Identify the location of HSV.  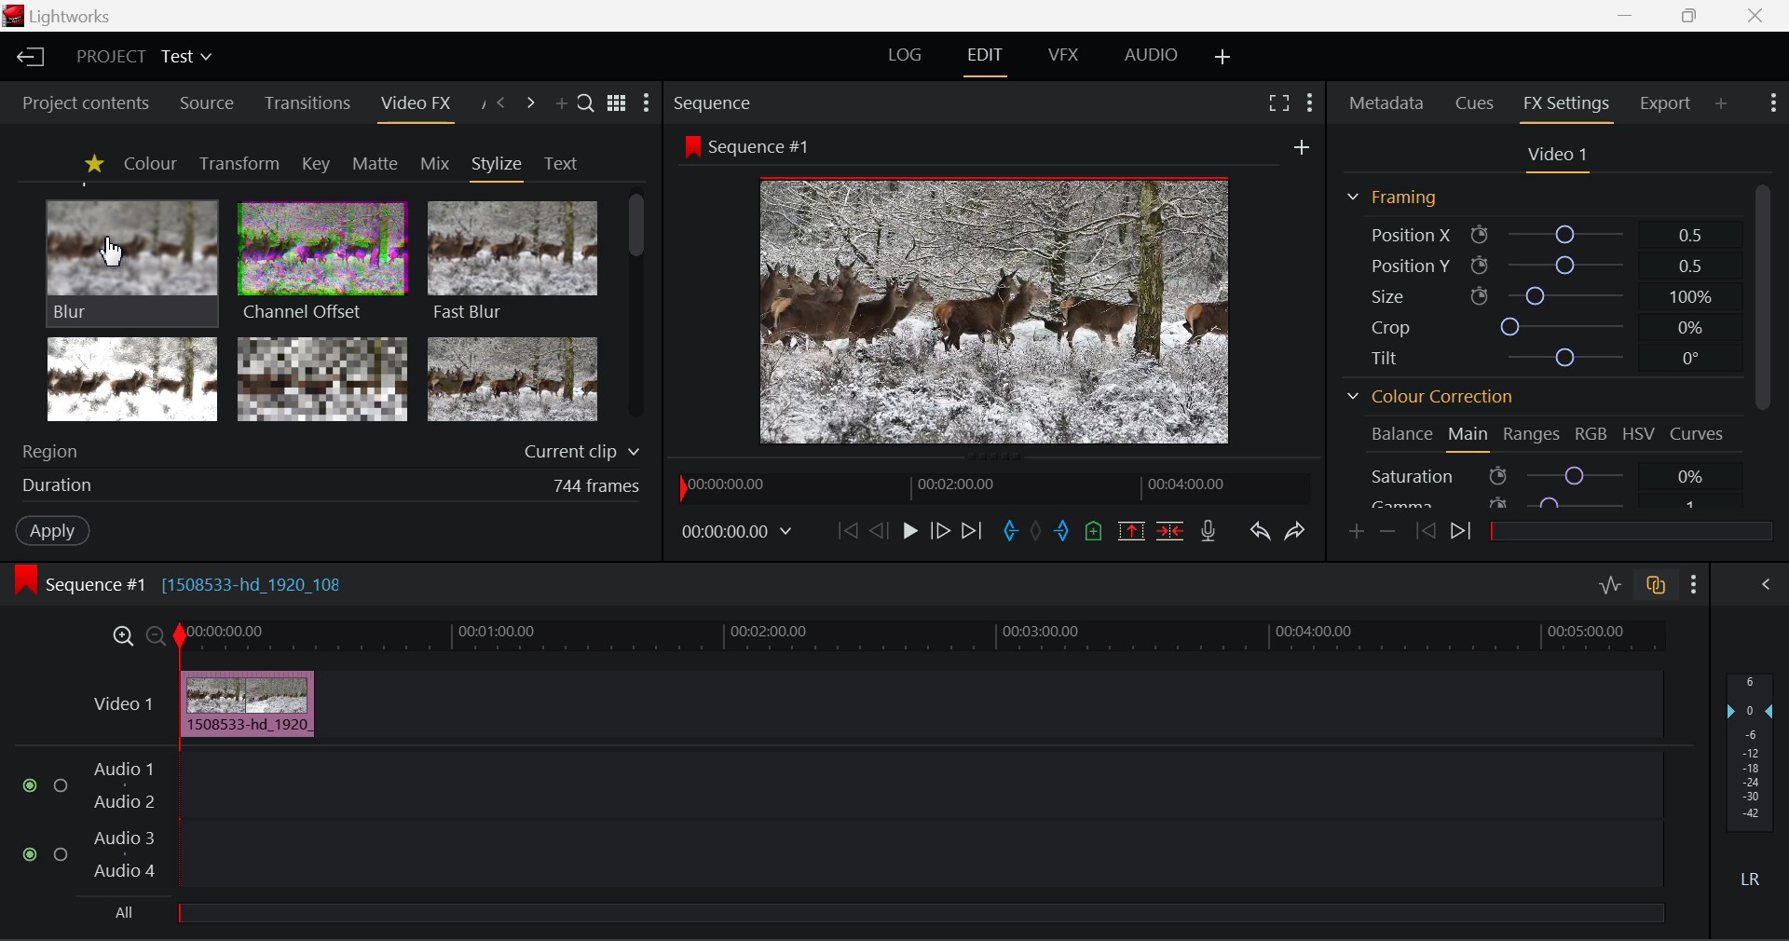
(1639, 435).